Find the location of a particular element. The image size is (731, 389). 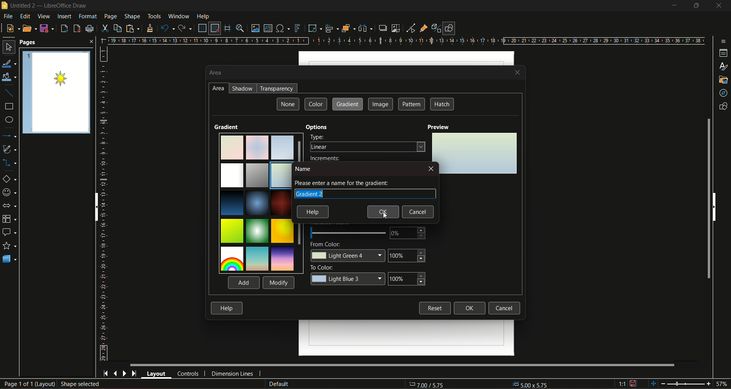

Gradient name is located at coordinates (365, 193).